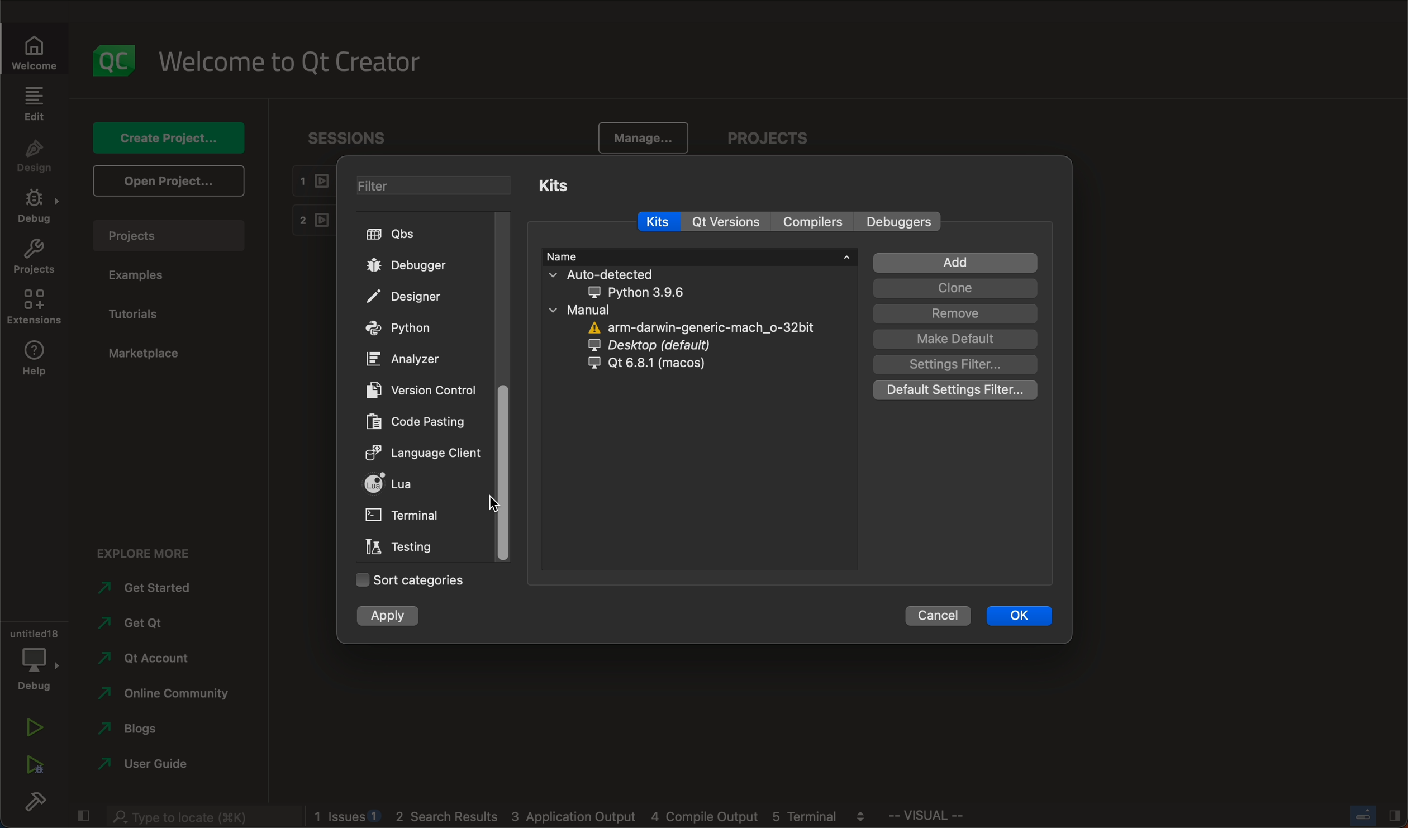 Image resolution: width=1408 pixels, height=828 pixels. Describe the element at coordinates (955, 313) in the screenshot. I see `remove` at that location.